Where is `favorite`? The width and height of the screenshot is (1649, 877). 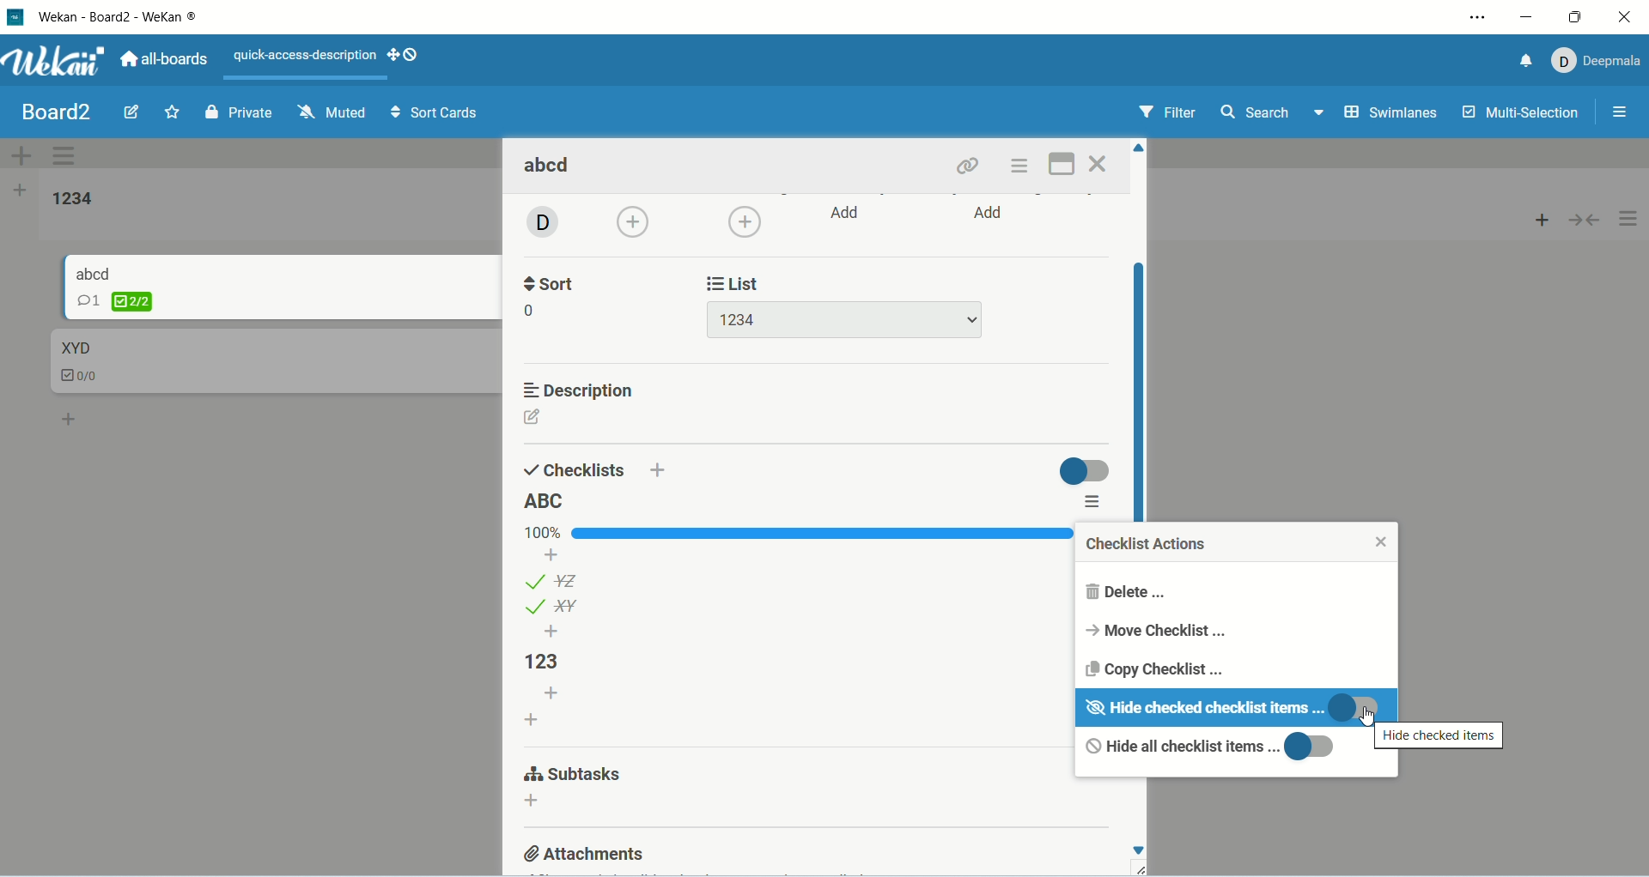
favorite is located at coordinates (172, 113).